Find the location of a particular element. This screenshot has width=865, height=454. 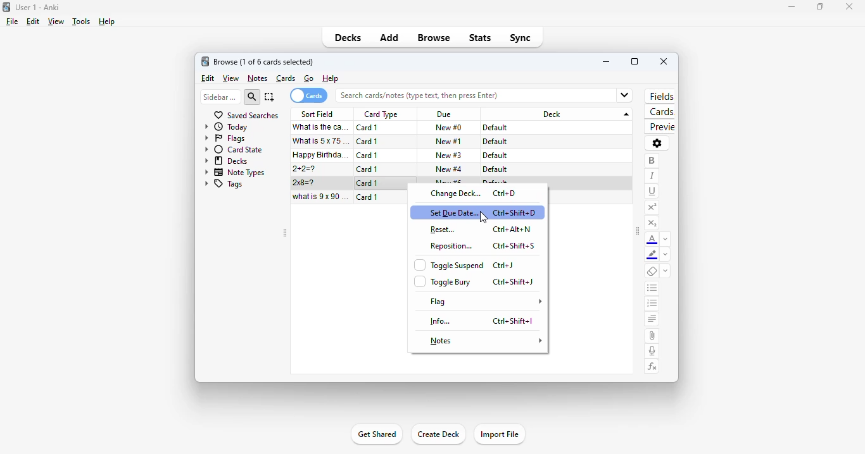

cards is located at coordinates (286, 78).